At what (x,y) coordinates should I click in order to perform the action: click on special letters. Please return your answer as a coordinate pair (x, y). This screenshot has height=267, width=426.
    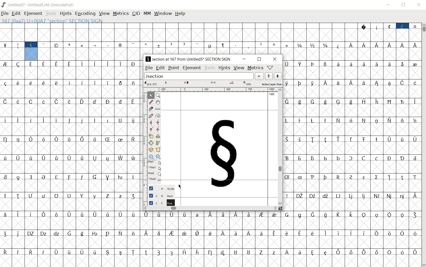
    Looking at the image, I should click on (352, 195).